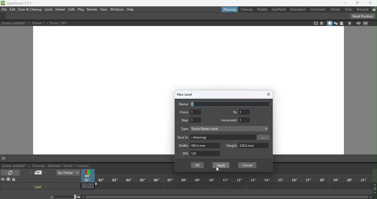 The image size is (377, 199). What do you see at coordinates (117, 9) in the screenshot?
I see `Window ` at bounding box center [117, 9].